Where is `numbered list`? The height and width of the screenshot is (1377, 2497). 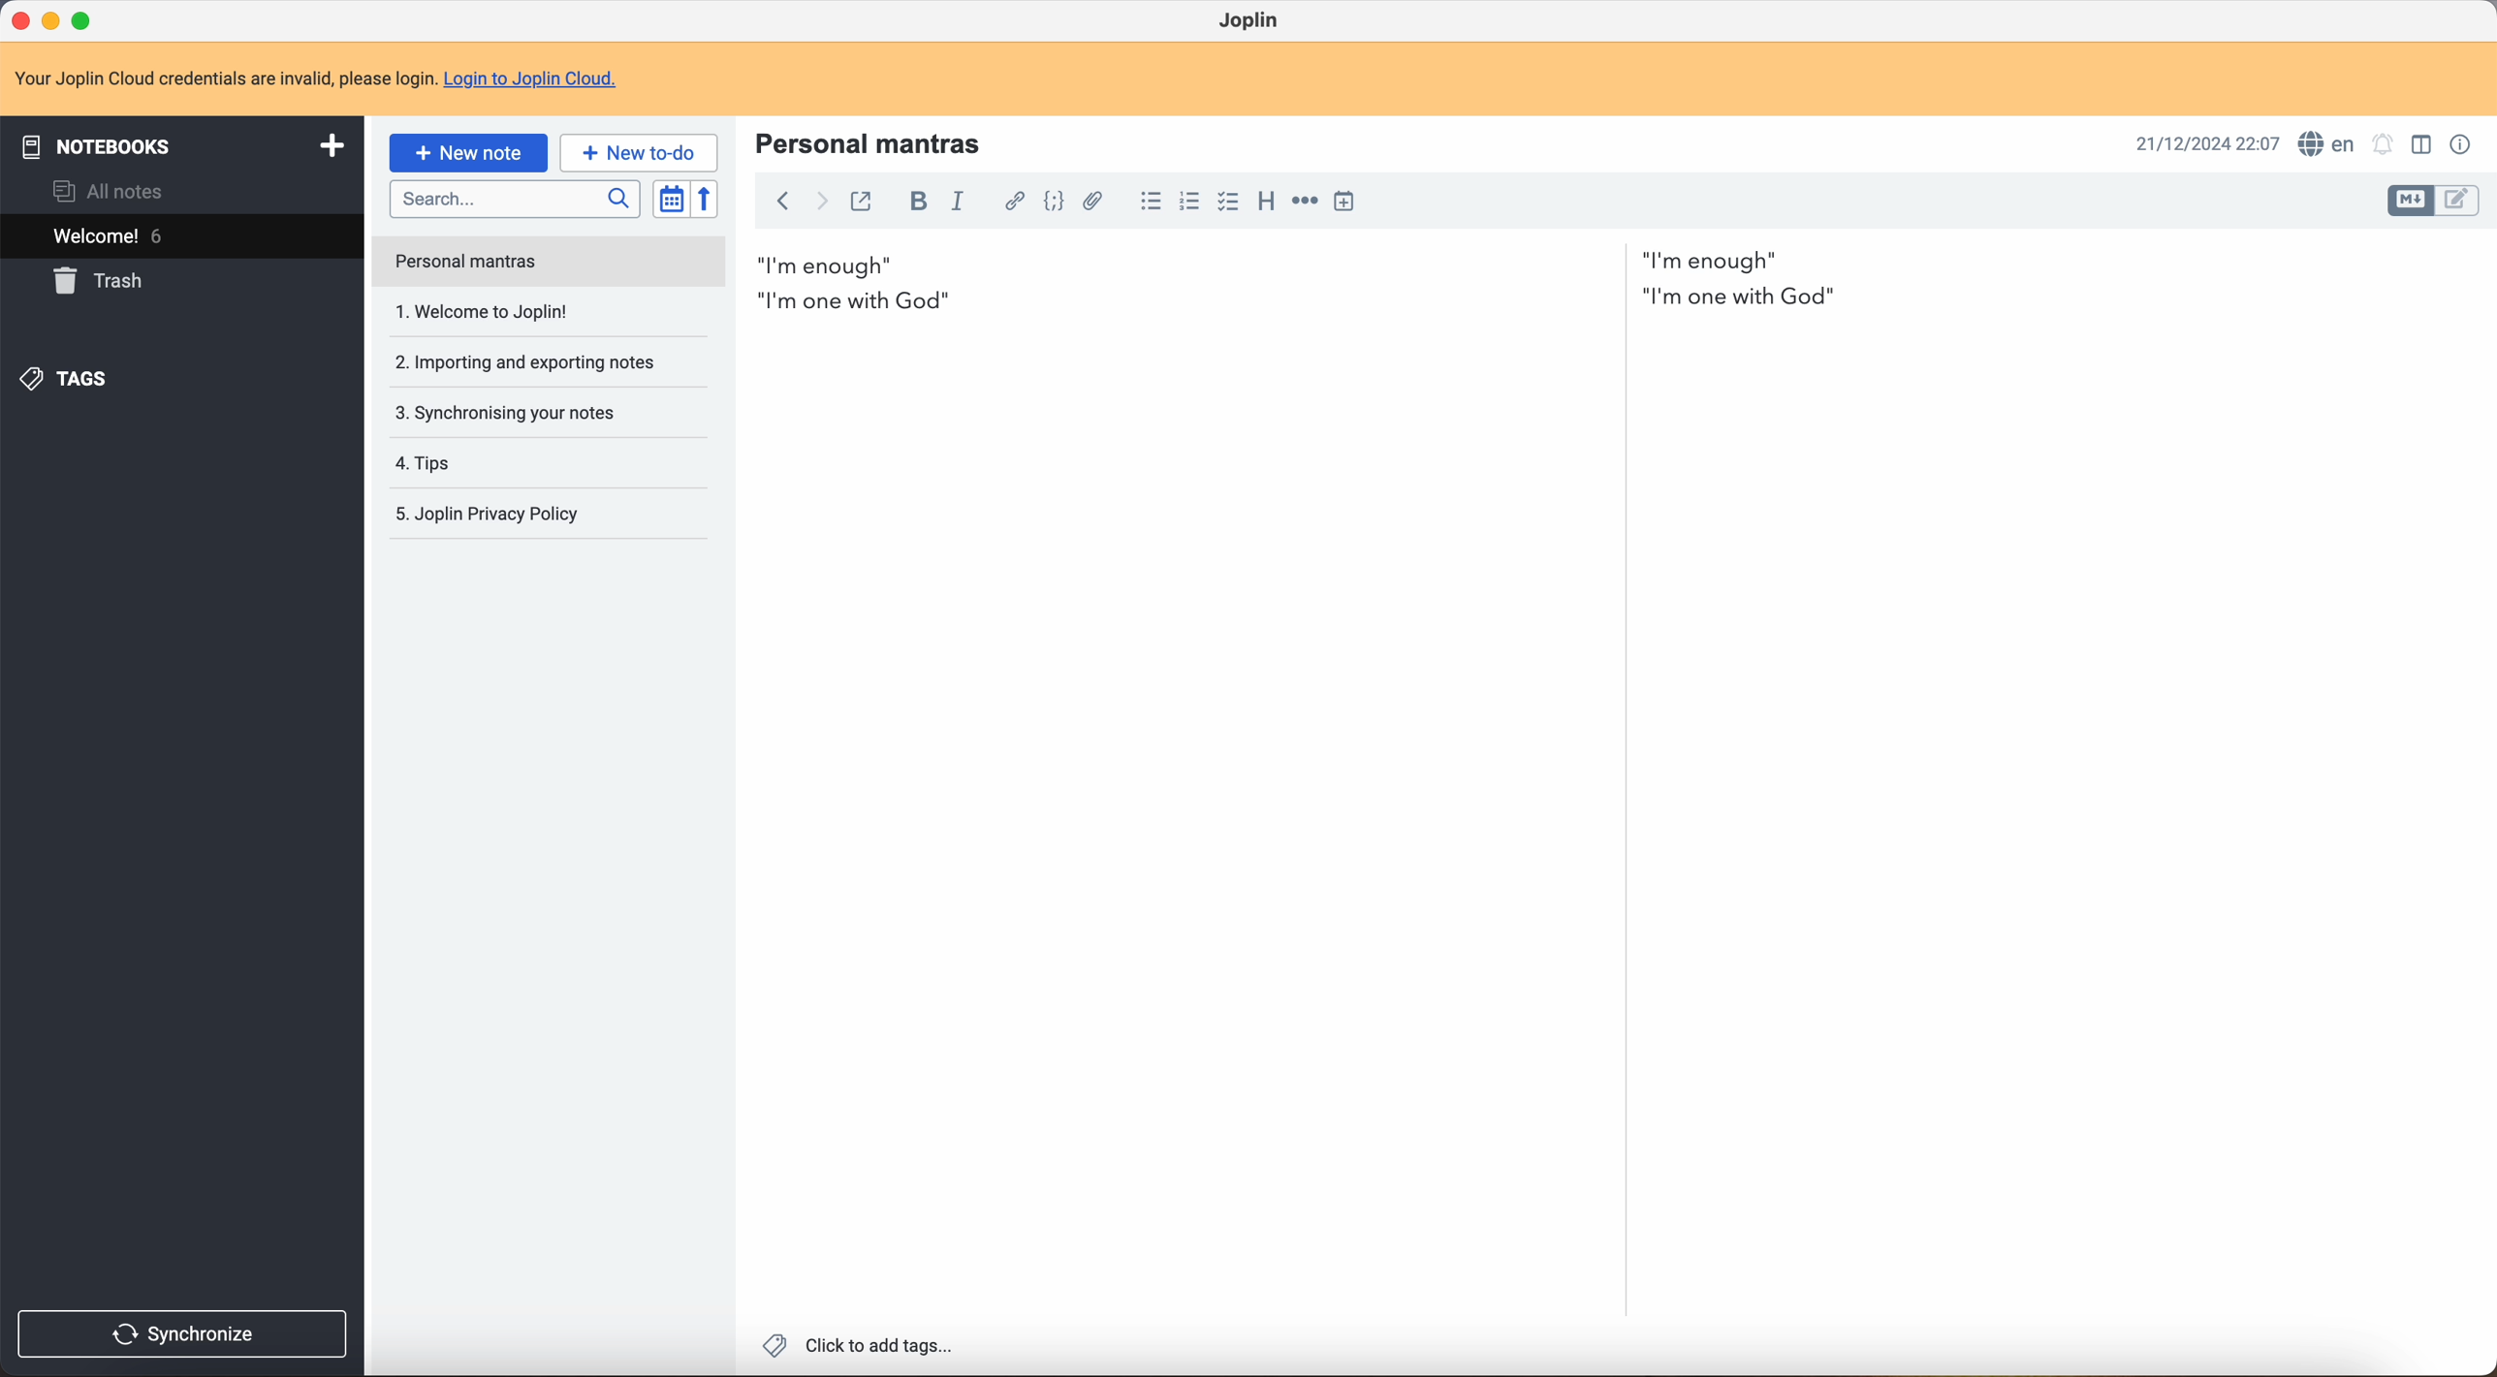 numbered list is located at coordinates (1190, 201).